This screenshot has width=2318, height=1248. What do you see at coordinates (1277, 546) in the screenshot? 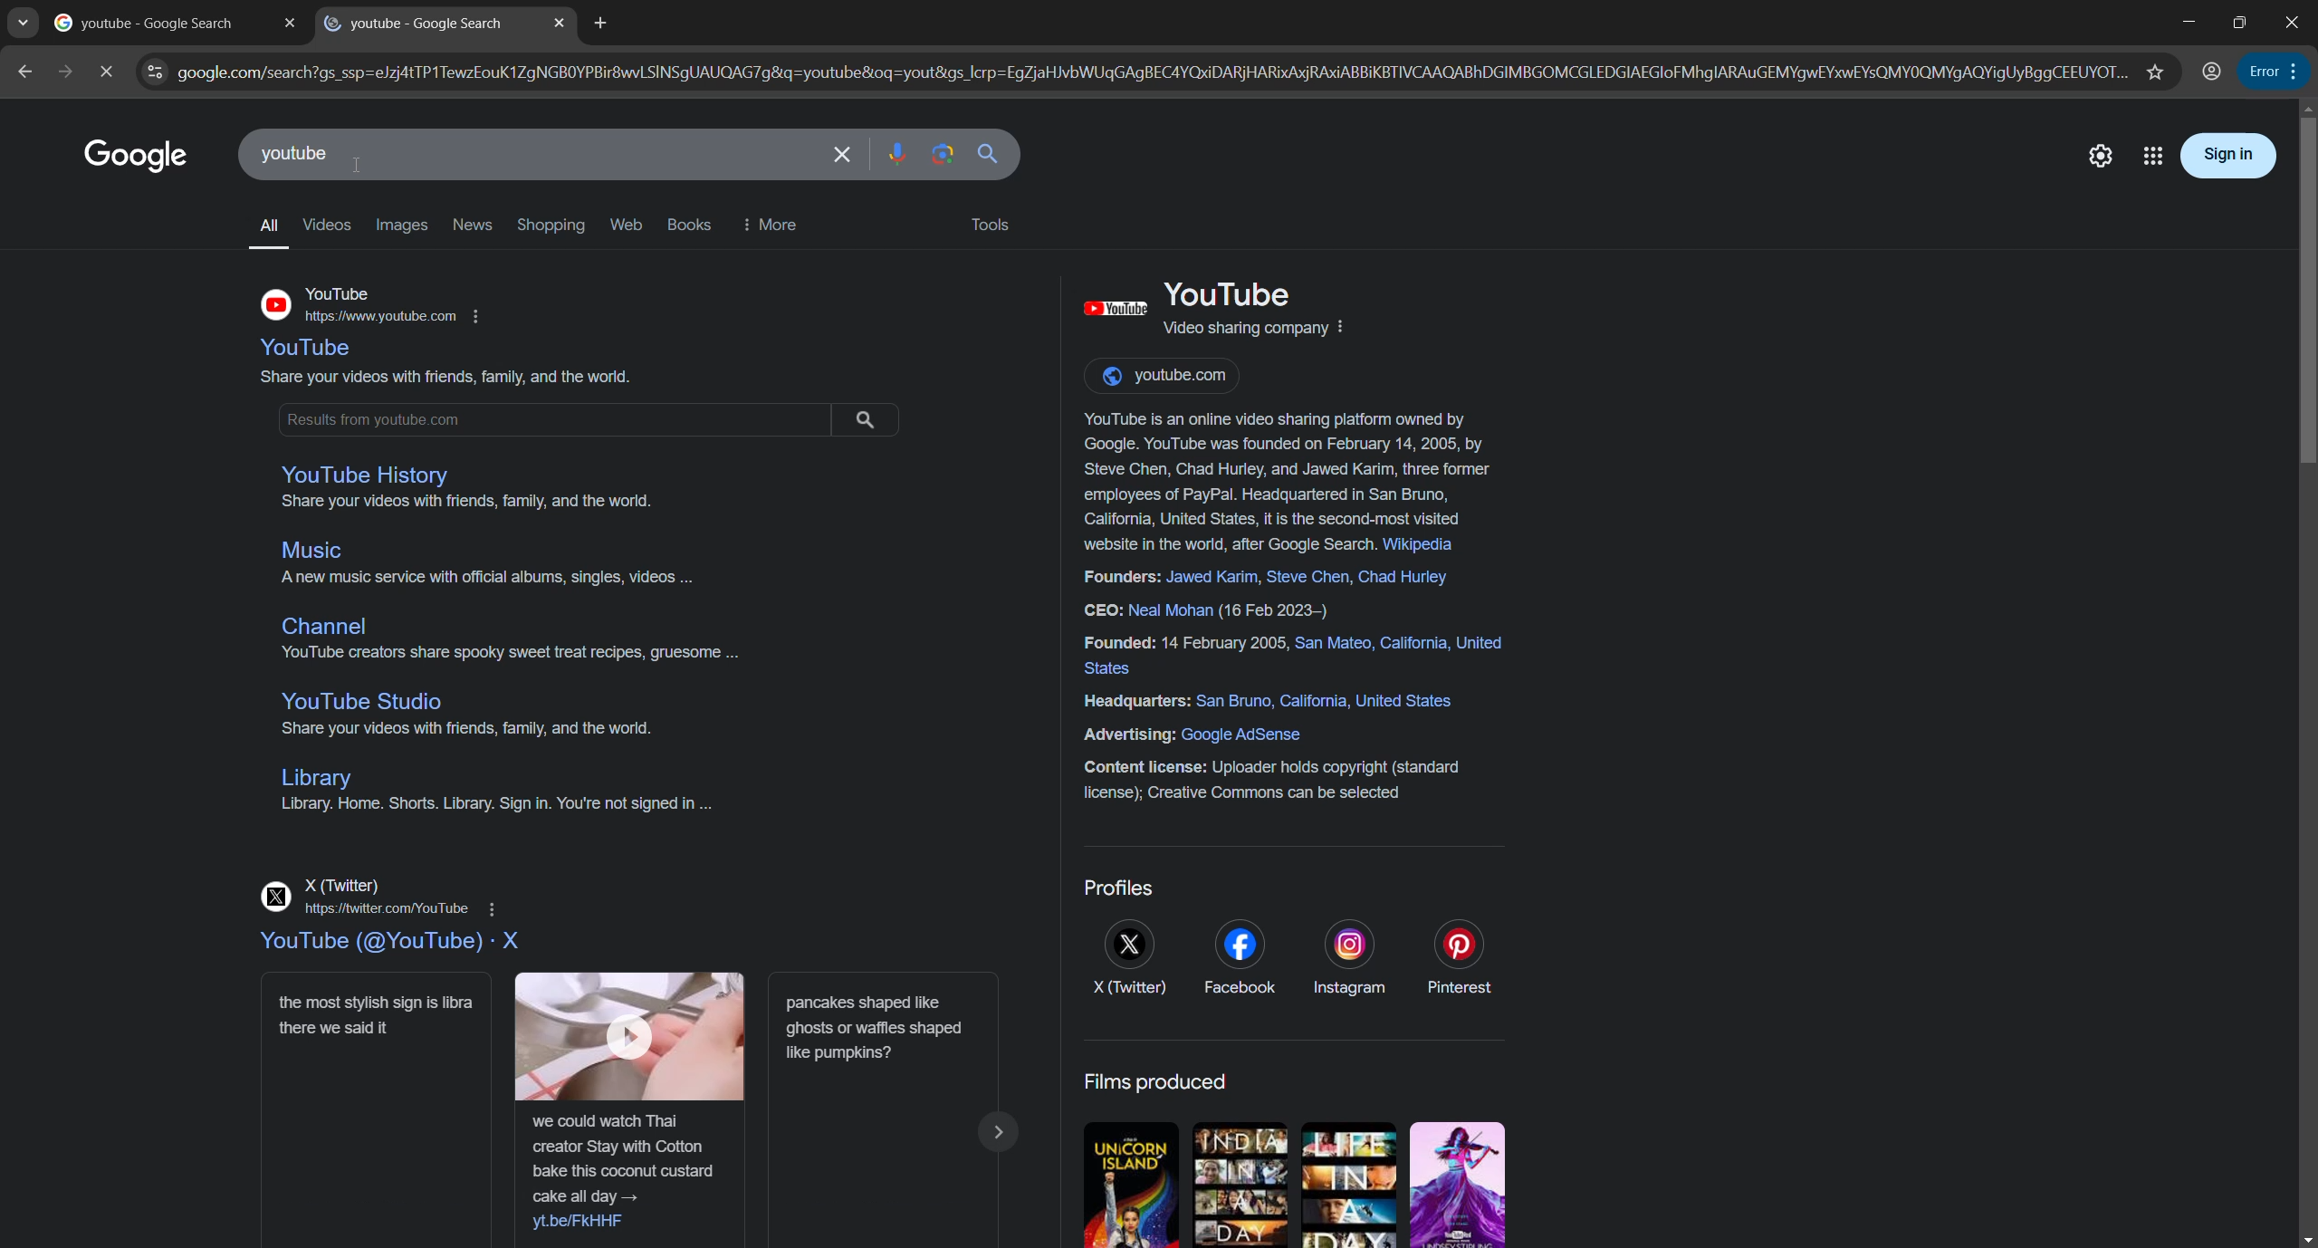
I see `ymme YOUTube
Video sharing company

@® youtube.com
YouTube is an online video sharing platform owned by
Google. YouTube was founded on February 14, 2005, by
Steve Chen, Chad Hurley, and Jawed Karim, three former
employees of PayPal. Headquartered in San Bruno,
California, United States, it is the second-most visited
website in the world, after Google Search. Wikipedia
Founders: Jawed Karim, Steve Chen, Chad Hurley
CEO: Neal Mohan (16 Feb 2023-)
Founded: 14 February 2005, San Mateo, California, United
States
Headquarters: San Bruno, California, United States
Advertising: Google AdSense
Content license: Uploader holds copyright (standard
license); Creative Commons can be selected` at bounding box center [1277, 546].